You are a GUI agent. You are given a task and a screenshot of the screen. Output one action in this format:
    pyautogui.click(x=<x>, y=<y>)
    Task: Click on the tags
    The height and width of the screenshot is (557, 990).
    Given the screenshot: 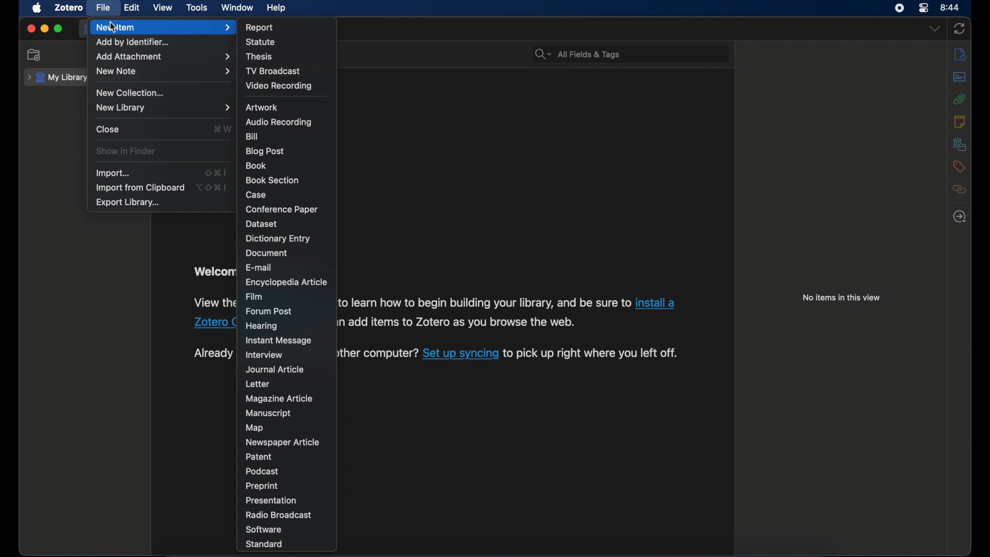 What is the action you would take?
    pyautogui.click(x=959, y=167)
    